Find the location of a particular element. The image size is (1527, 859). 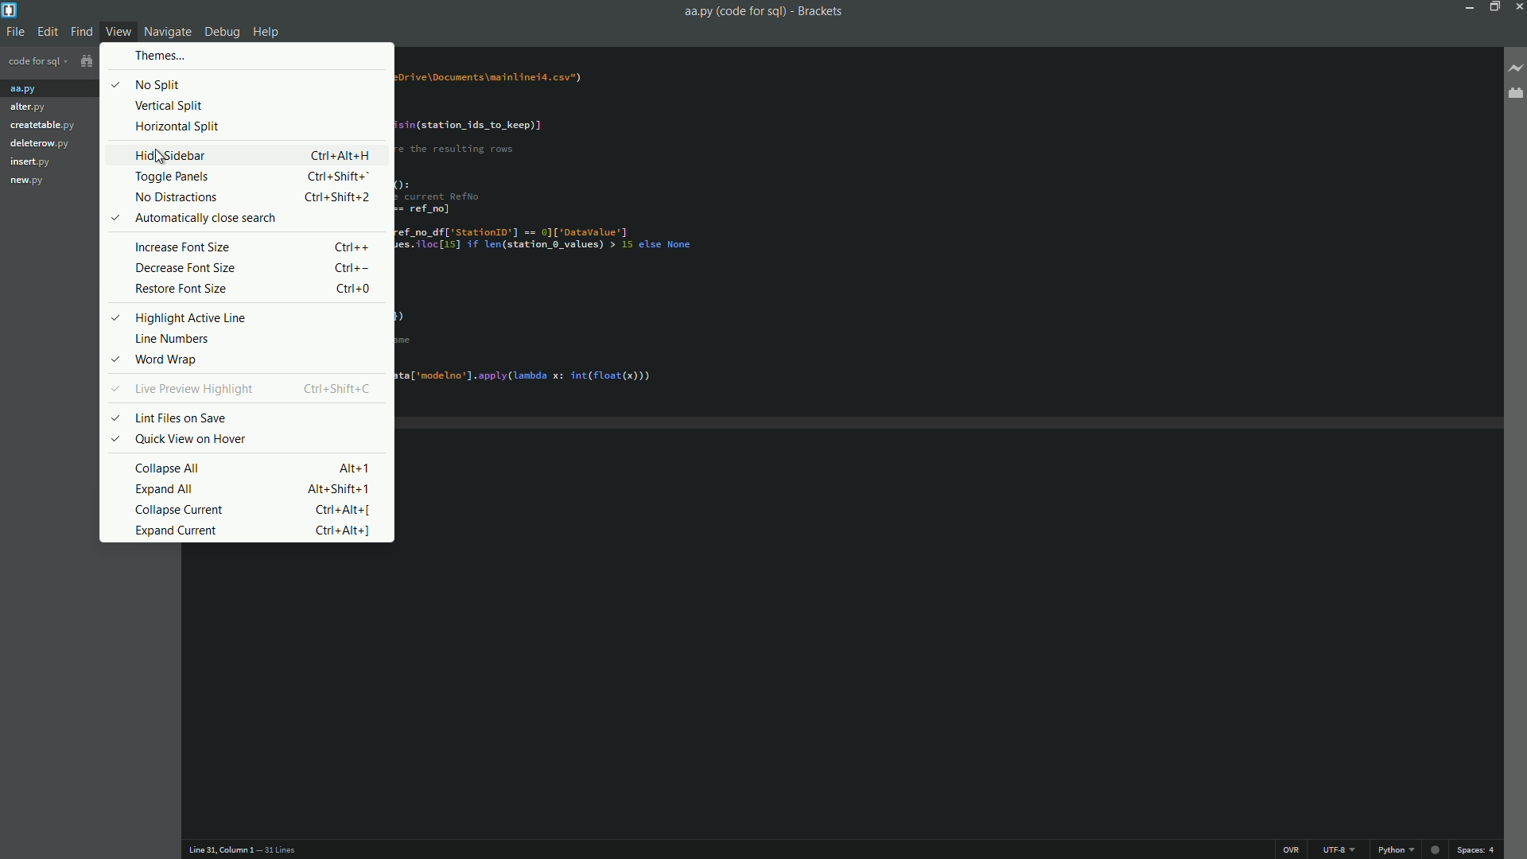

no distractions button is located at coordinates (176, 197).